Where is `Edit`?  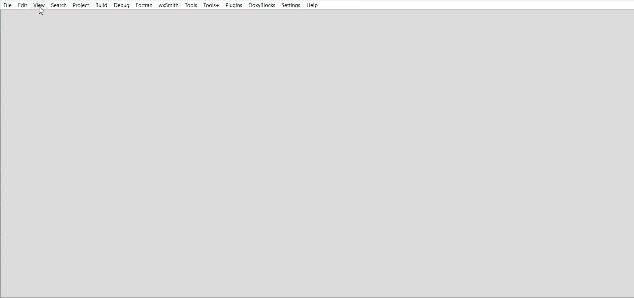
Edit is located at coordinates (23, 5).